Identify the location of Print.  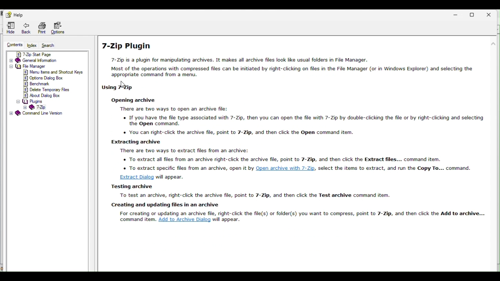
(42, 27).